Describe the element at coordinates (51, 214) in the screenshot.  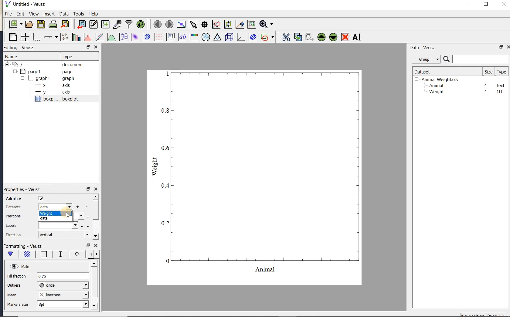
I see `weight` at that location.